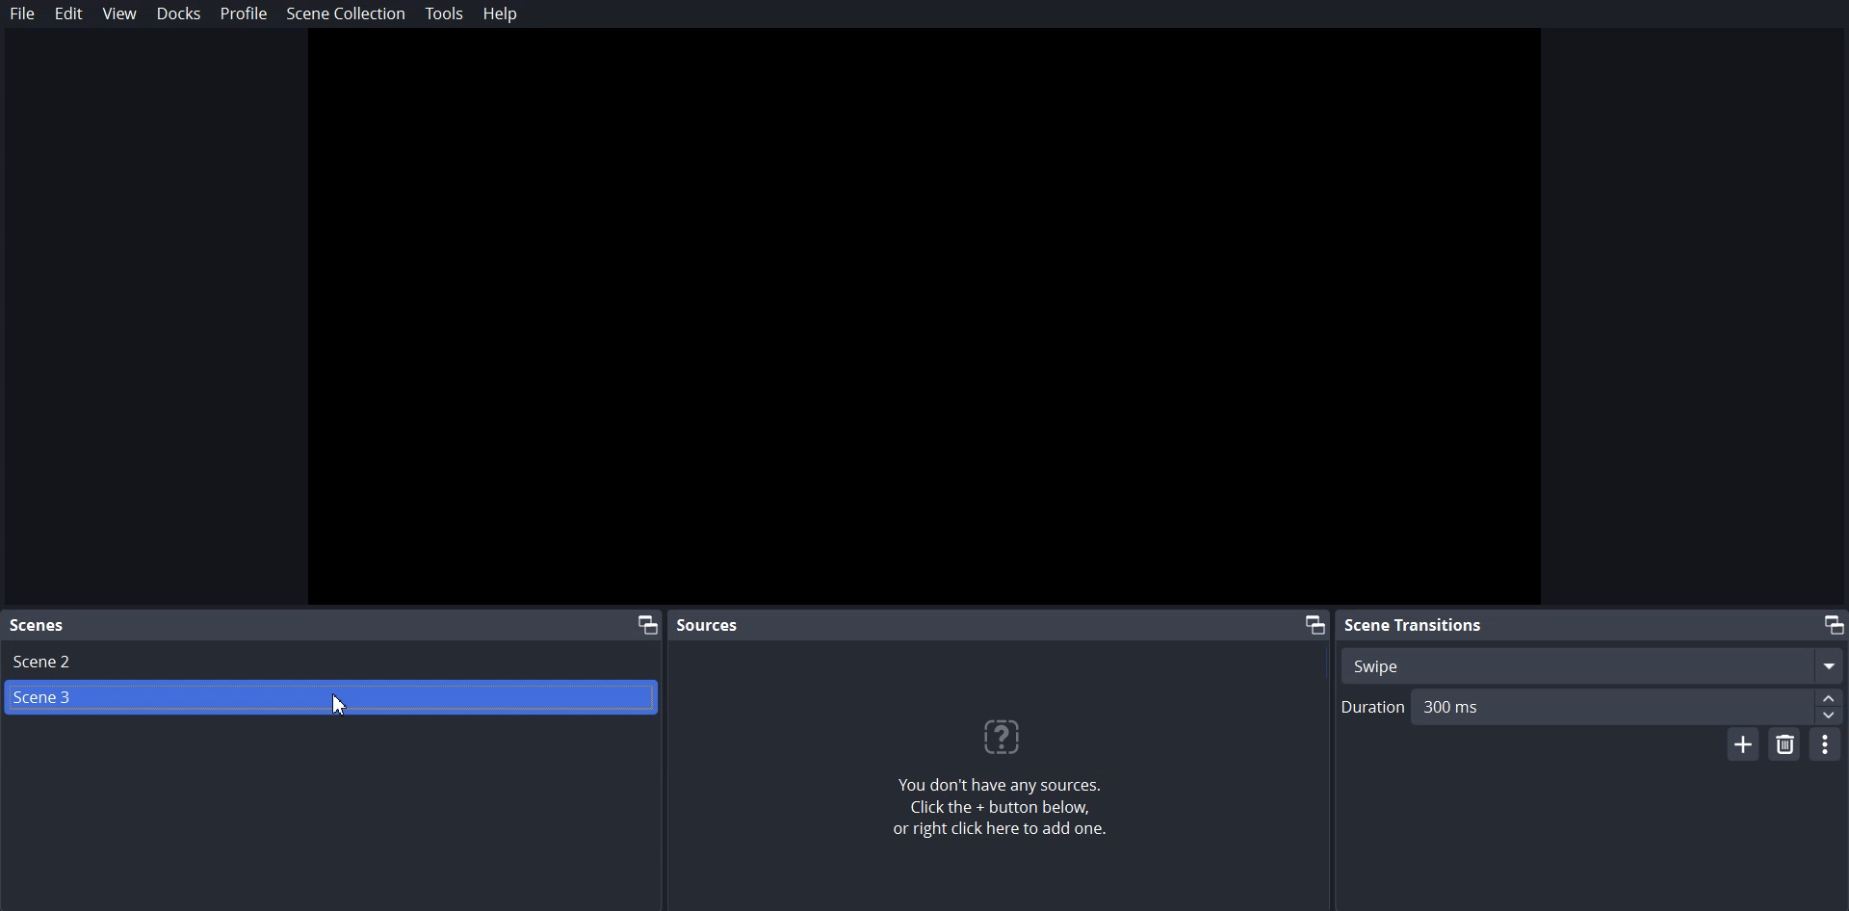 This screenshot has height=911, width=1849. Describe the element at coordinates (997, 626) in the screenshot. I see `Source` at that location.